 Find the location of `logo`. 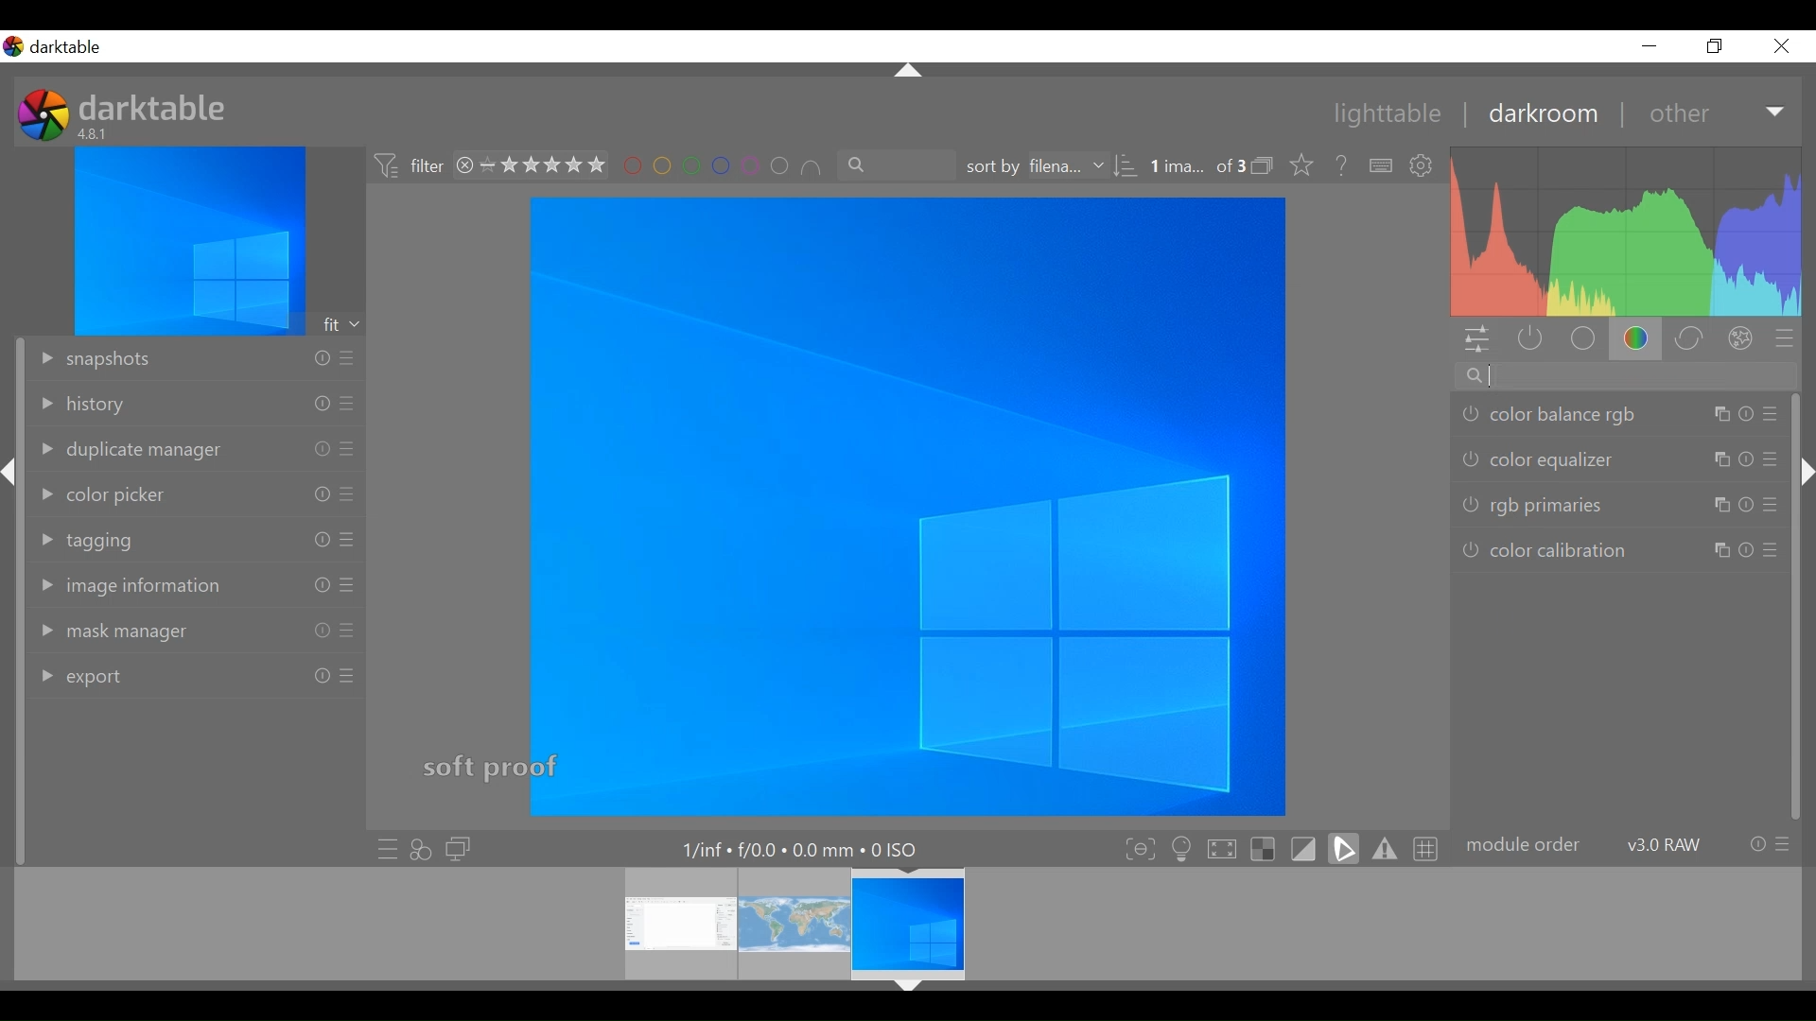

logo is located at coordinates (13, 46).